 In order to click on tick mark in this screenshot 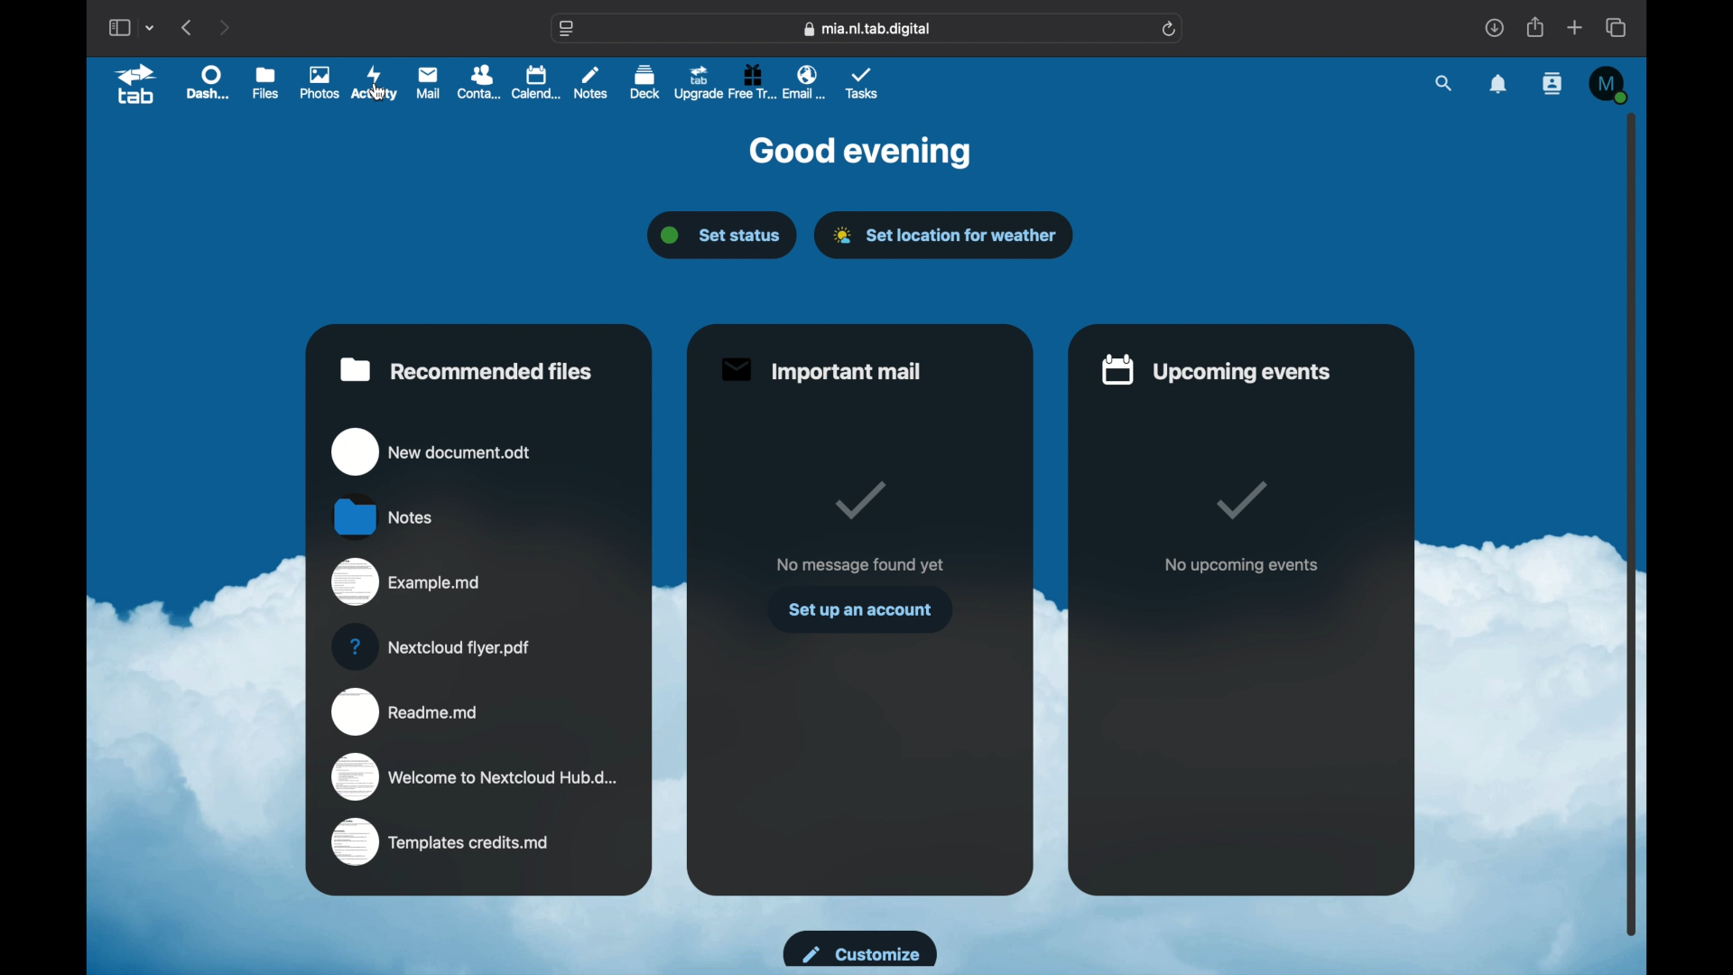, I will do `click(857, 499)`.